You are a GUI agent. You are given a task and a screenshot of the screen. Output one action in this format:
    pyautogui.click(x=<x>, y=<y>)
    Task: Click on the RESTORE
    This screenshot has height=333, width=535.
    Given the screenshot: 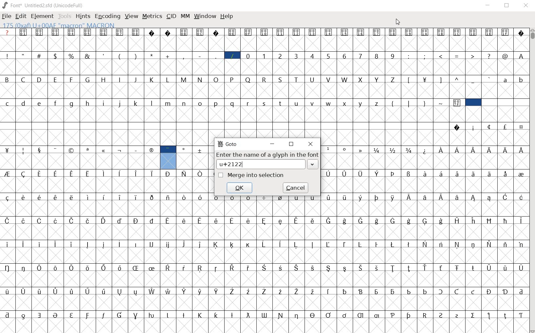 What is the action you would take?
    pyautogui.click(x=506, y=6)
    